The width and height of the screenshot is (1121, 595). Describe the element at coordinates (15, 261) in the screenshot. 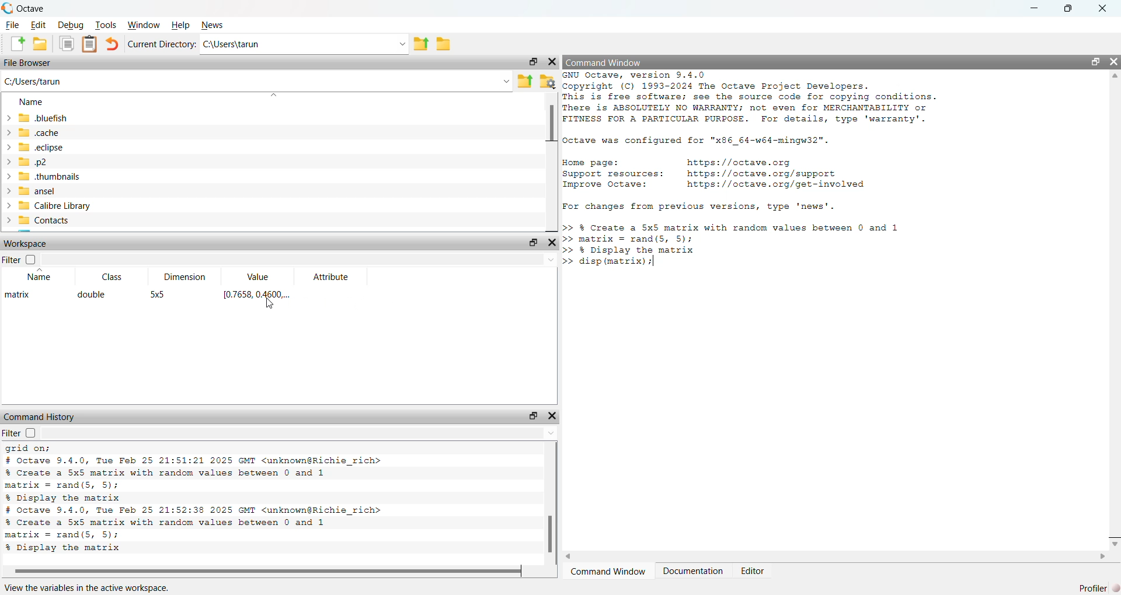

I see `Filter |` at that location.